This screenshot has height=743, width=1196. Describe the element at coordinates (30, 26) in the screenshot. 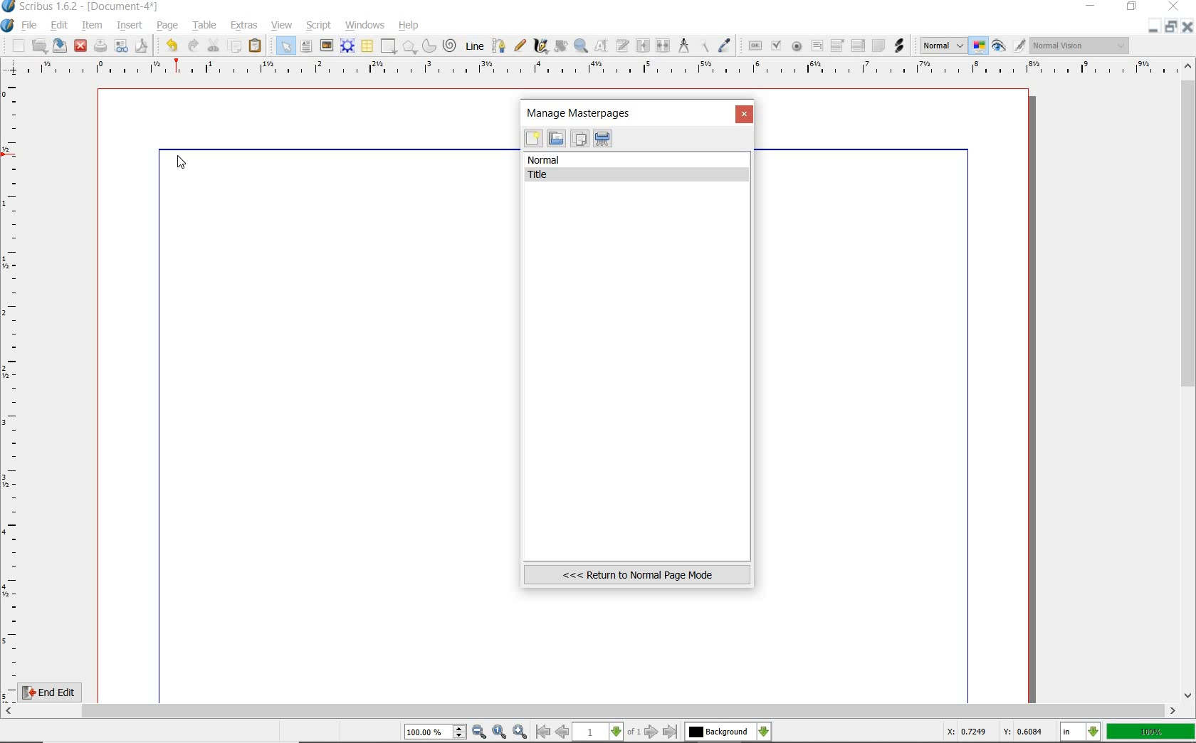

I see `file` at that location.